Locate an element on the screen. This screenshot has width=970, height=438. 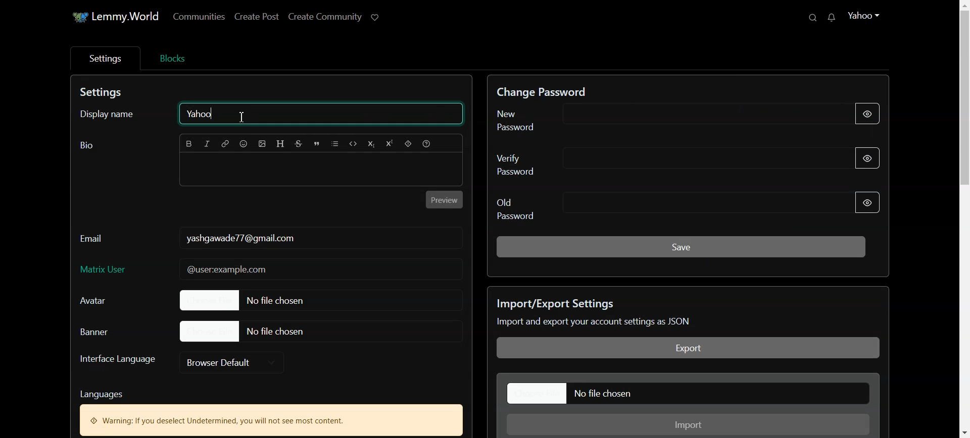
File chosen is located at coordinates (690, 393).